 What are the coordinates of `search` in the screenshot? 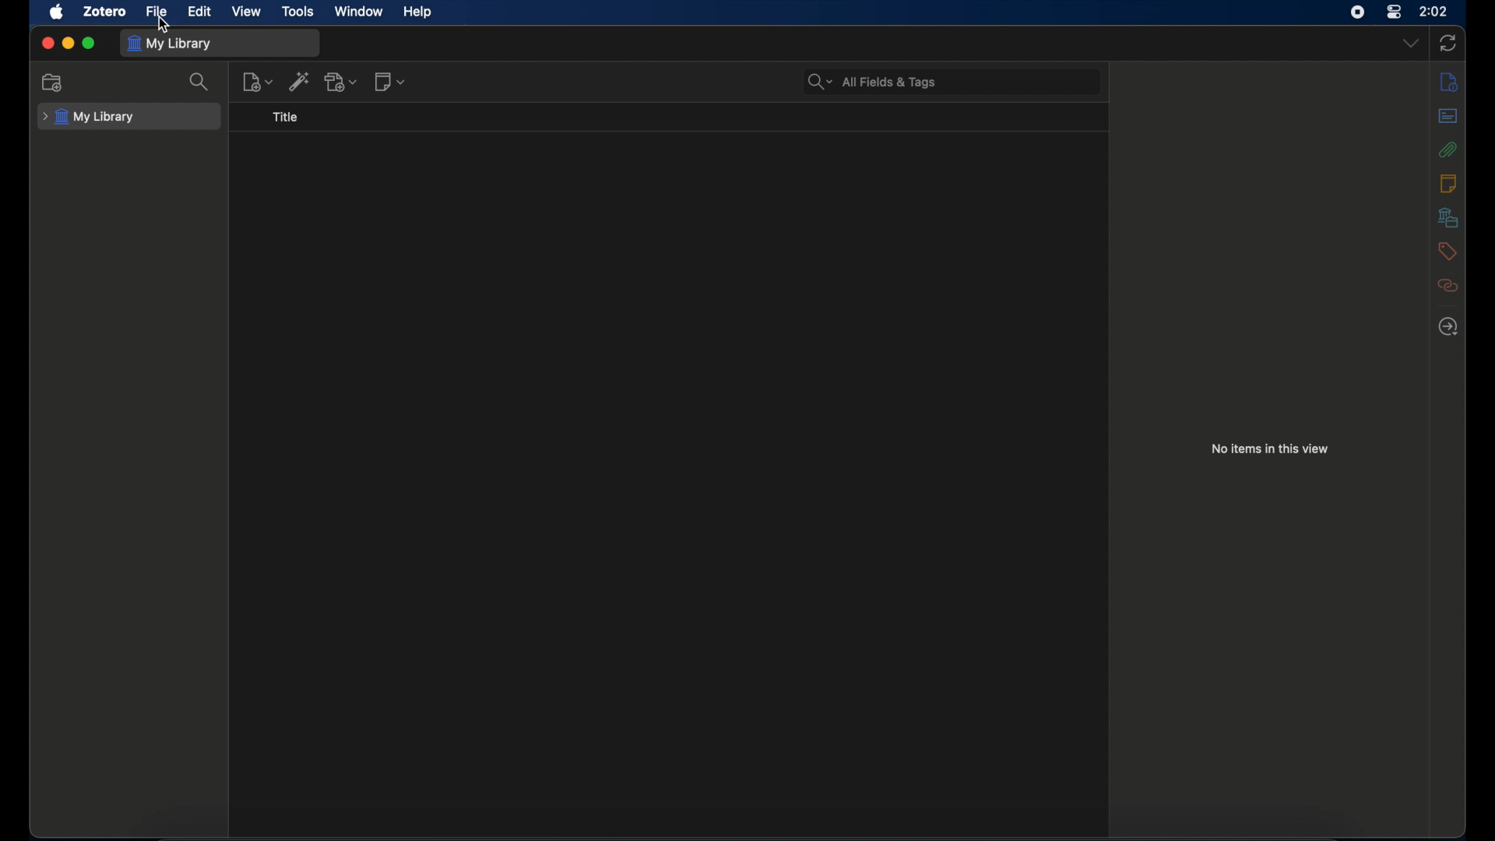 It's located at (872, 82).